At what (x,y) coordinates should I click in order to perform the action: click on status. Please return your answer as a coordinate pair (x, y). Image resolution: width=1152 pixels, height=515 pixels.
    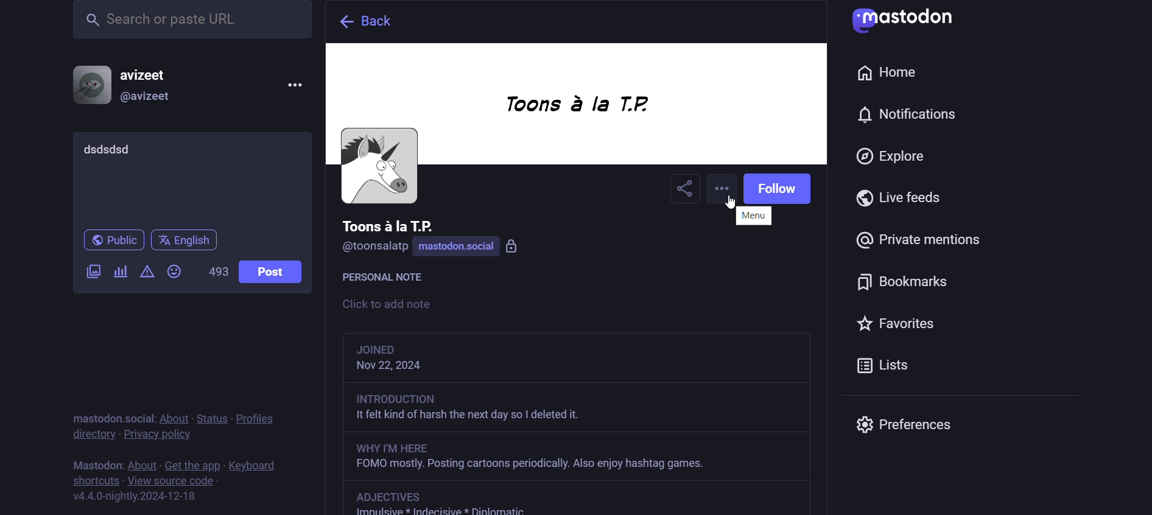
    Looking at the image, I should click on (212, 412).